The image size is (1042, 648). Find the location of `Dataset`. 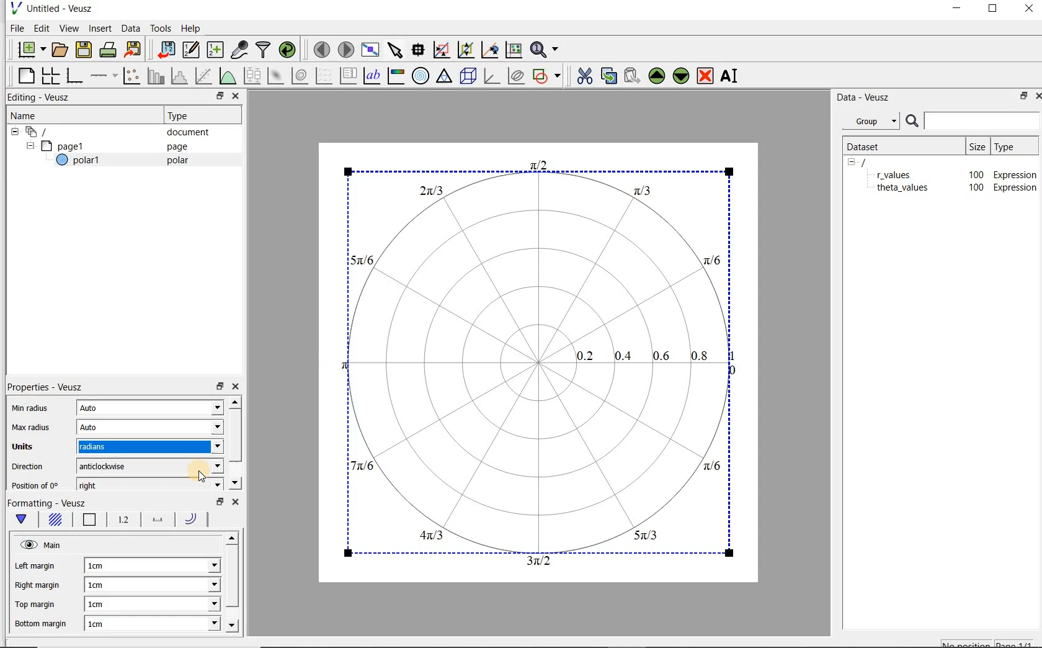

Dataset is located at coordinates (870, 145).